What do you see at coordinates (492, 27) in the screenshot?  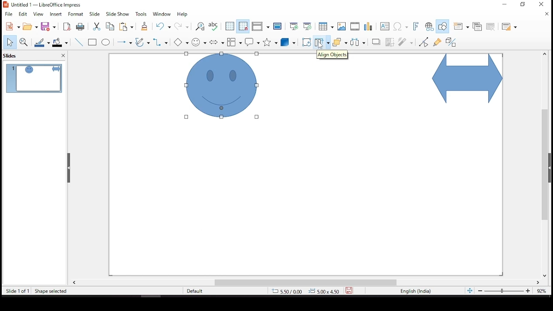 I see `delete slide` at bounding box center [492, 27].